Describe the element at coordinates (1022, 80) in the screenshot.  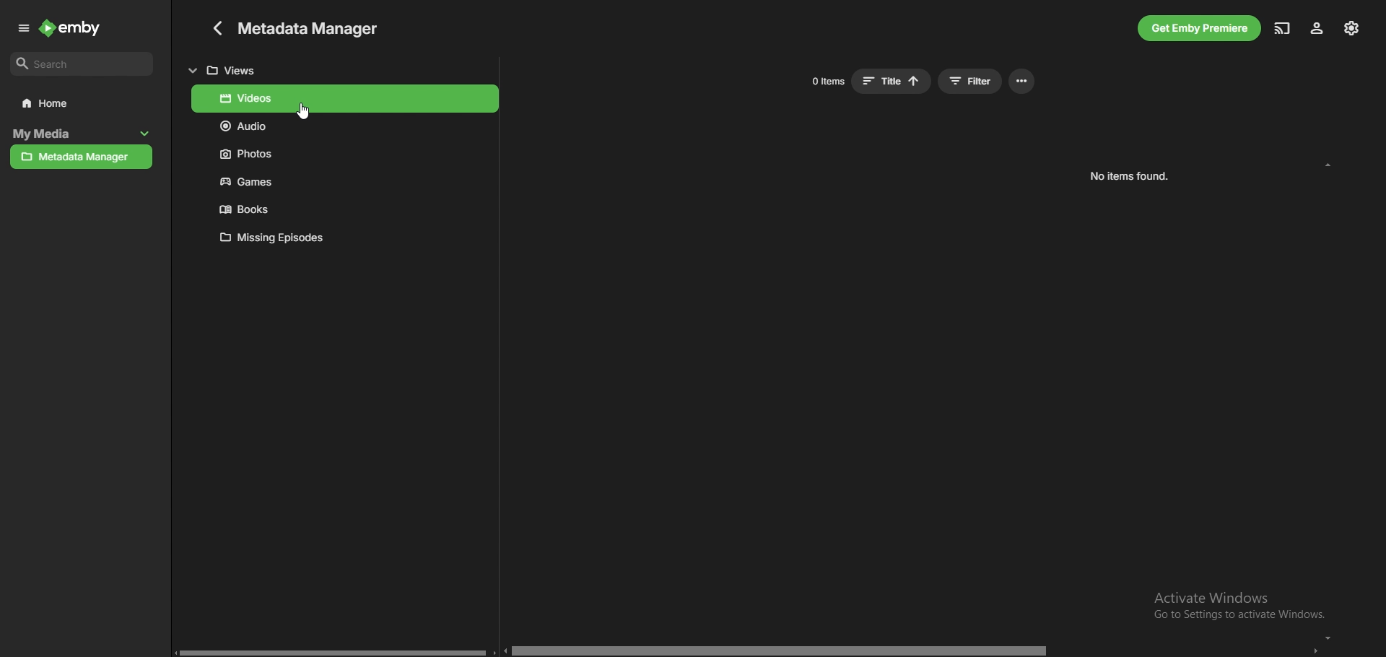
I see `options` at that location.